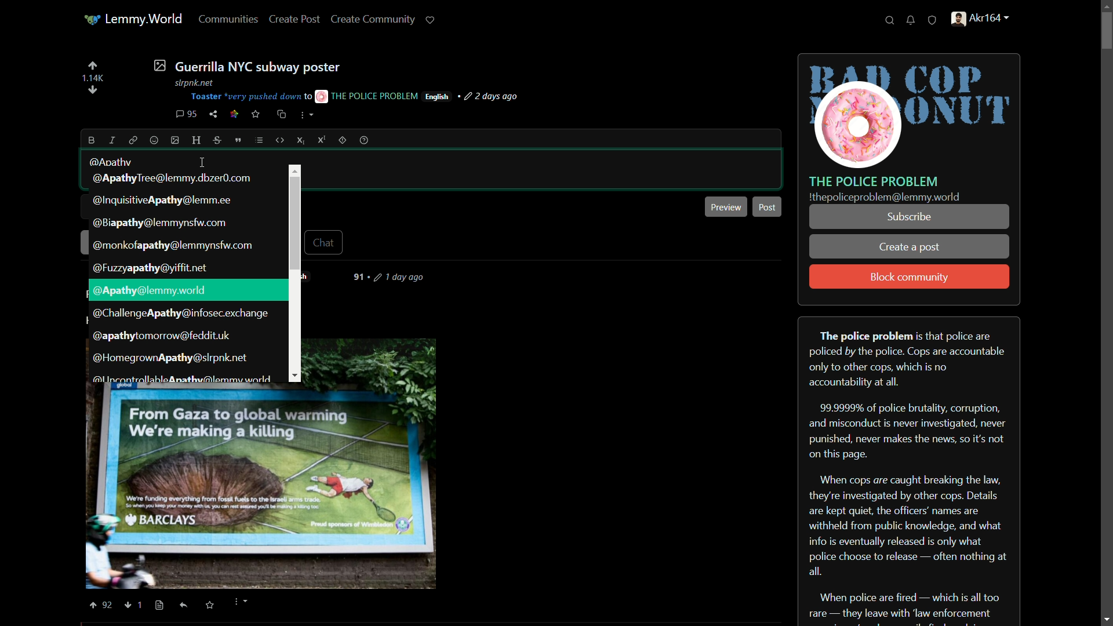  I want to click on , so click(184, 605).